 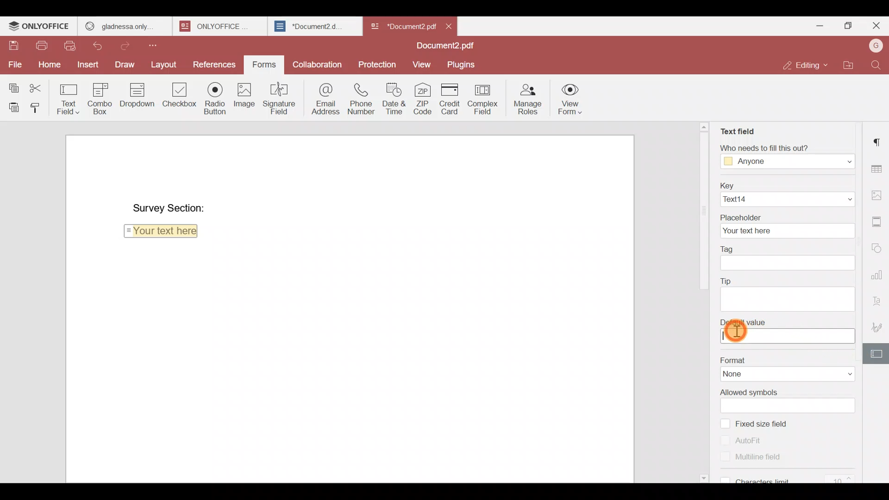 What do you see at coordinates (69, 97) in the screenshot?
I see `Text field` at bounding box center [69, 97].